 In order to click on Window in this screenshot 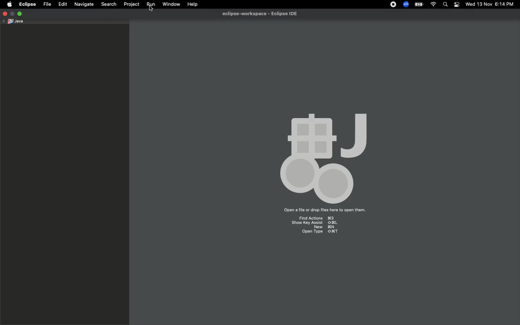, I will do `click(170, 5)`.